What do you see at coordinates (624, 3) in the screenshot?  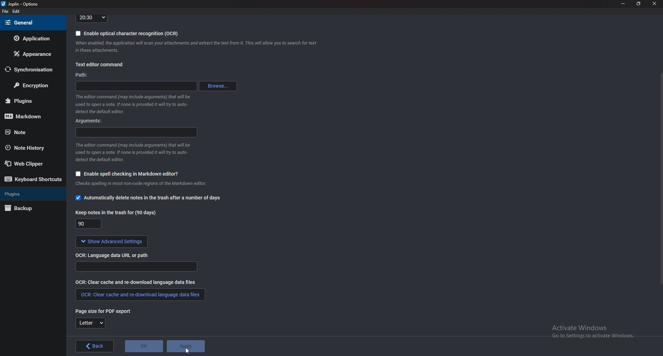 I see `Minimize` at bounding box center [624, 3].